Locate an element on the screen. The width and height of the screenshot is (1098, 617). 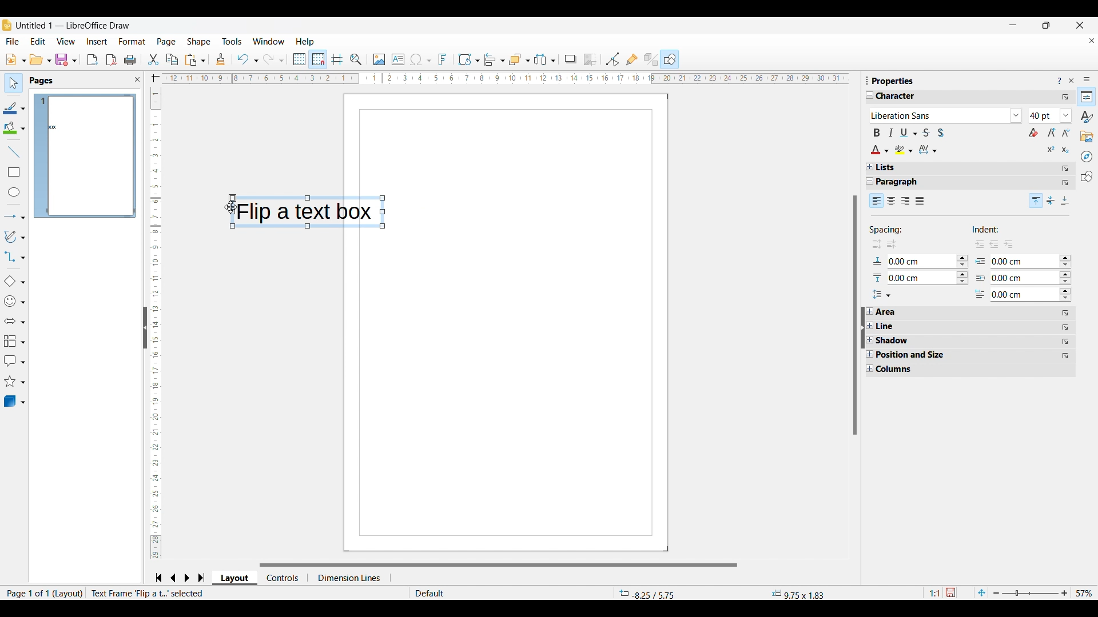
Underline options is located at coordinates (909, 133).